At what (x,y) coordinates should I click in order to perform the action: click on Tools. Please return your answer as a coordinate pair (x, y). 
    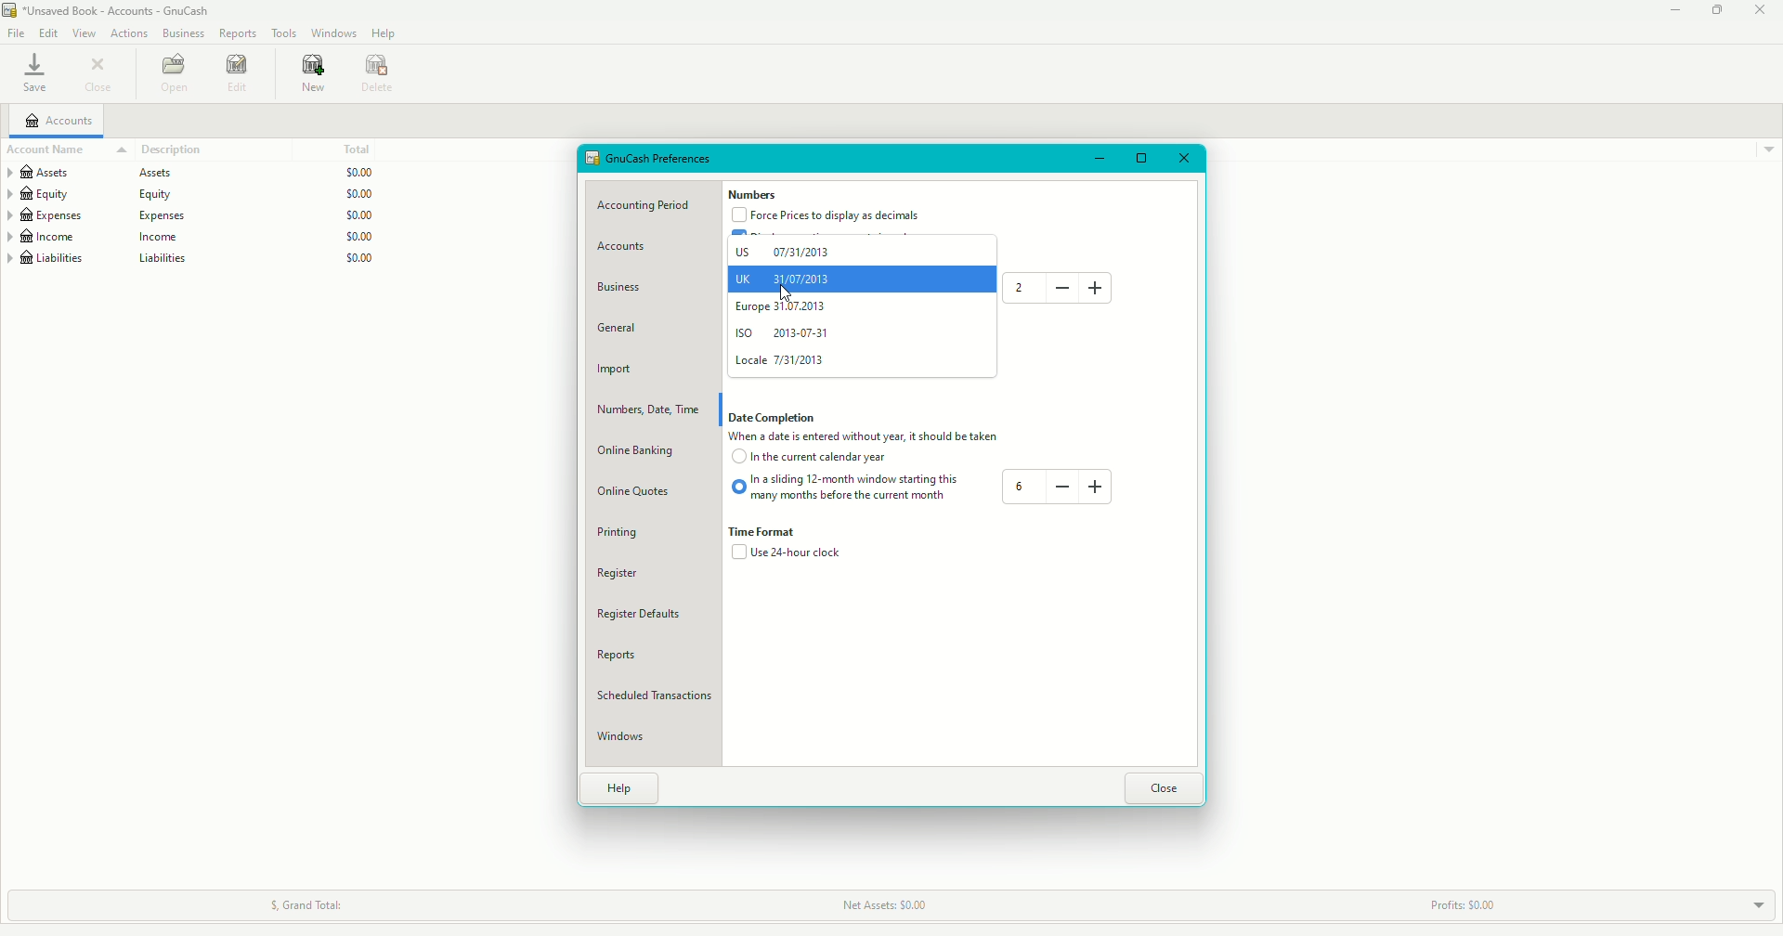
    Looking at the image, I should click on (284, 32).